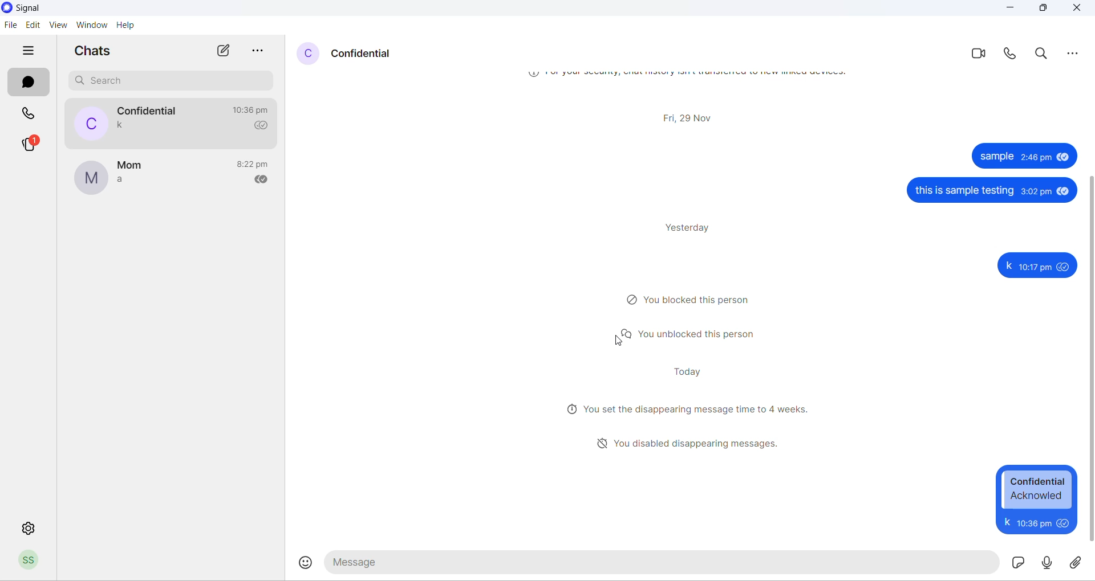  Describe the element at coordinates (690, 228) in the screenshot. I see `yesterday ` at that location.